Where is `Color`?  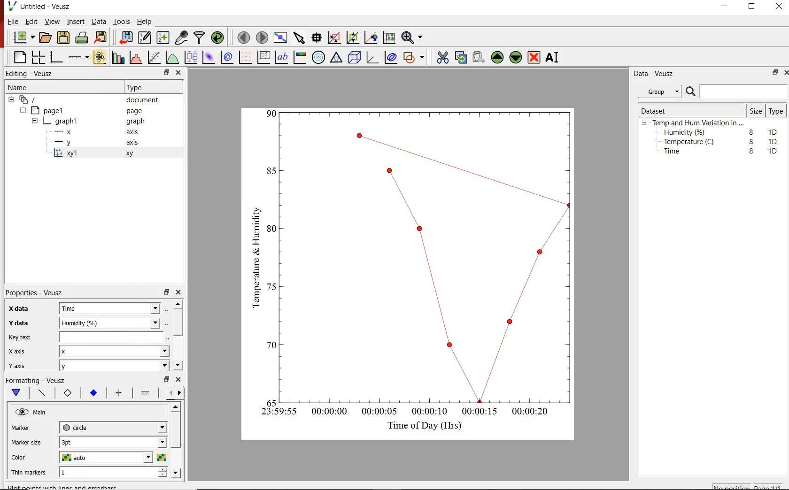 Color is located at coordinates (29, 458).